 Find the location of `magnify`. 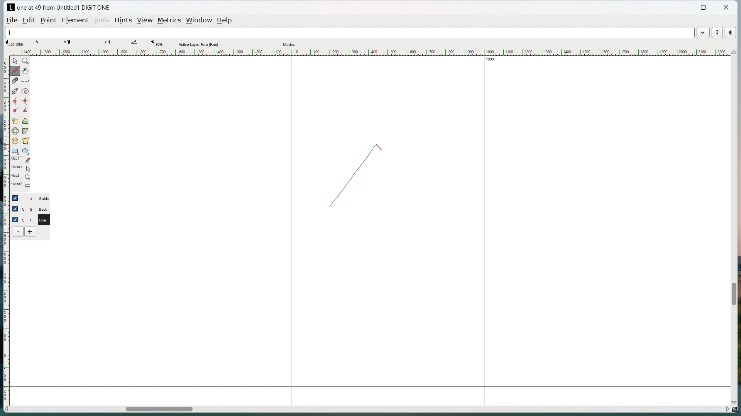

magnify is located at coordinates (25, 61).